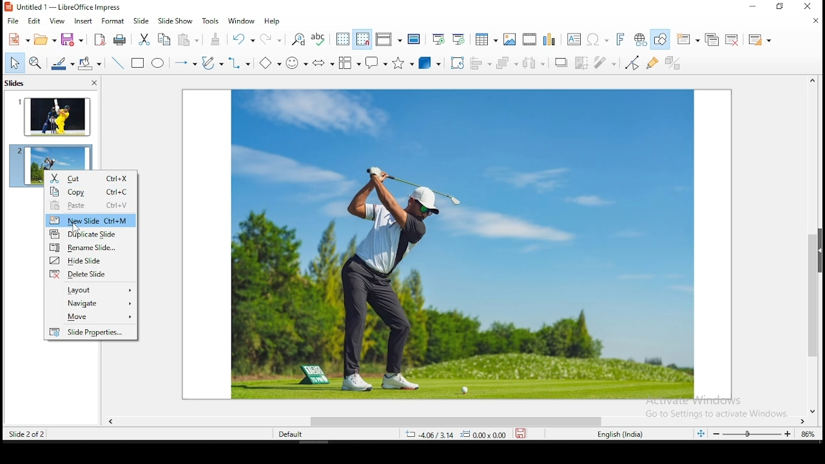  Describe the element at coordinates (186, 64) in the screenshot. I see `lines and arrows` at that location.